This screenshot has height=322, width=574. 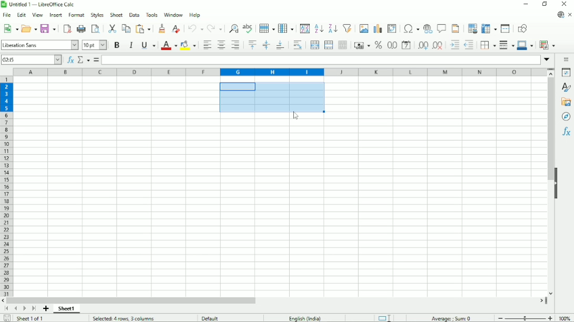 What do you see at coordinates (442, 28) in the screenshot?
I see `Insert comment` at bounding box center [442, 28].